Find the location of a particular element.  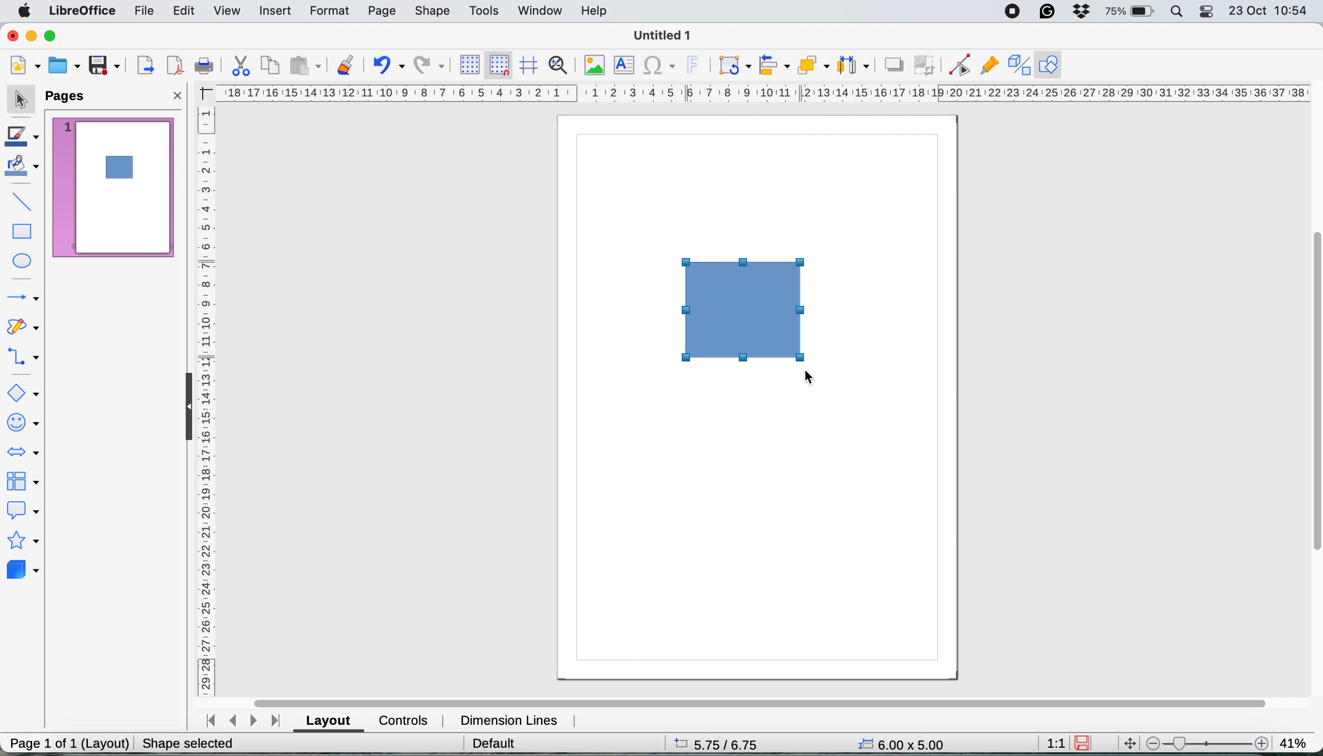

save is located at coordinates (1087, 742).